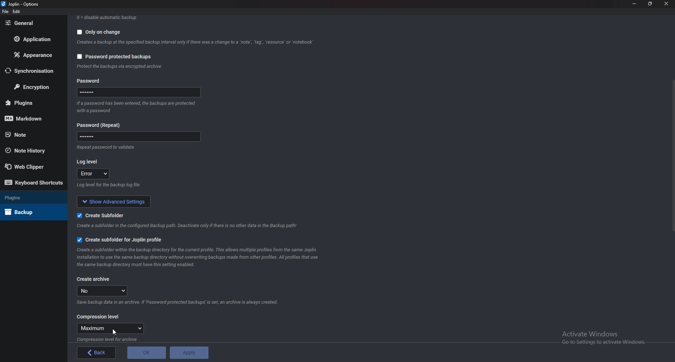  Describe the element at coordinates (92, 173) in the screenshot. I see `error` at that location.